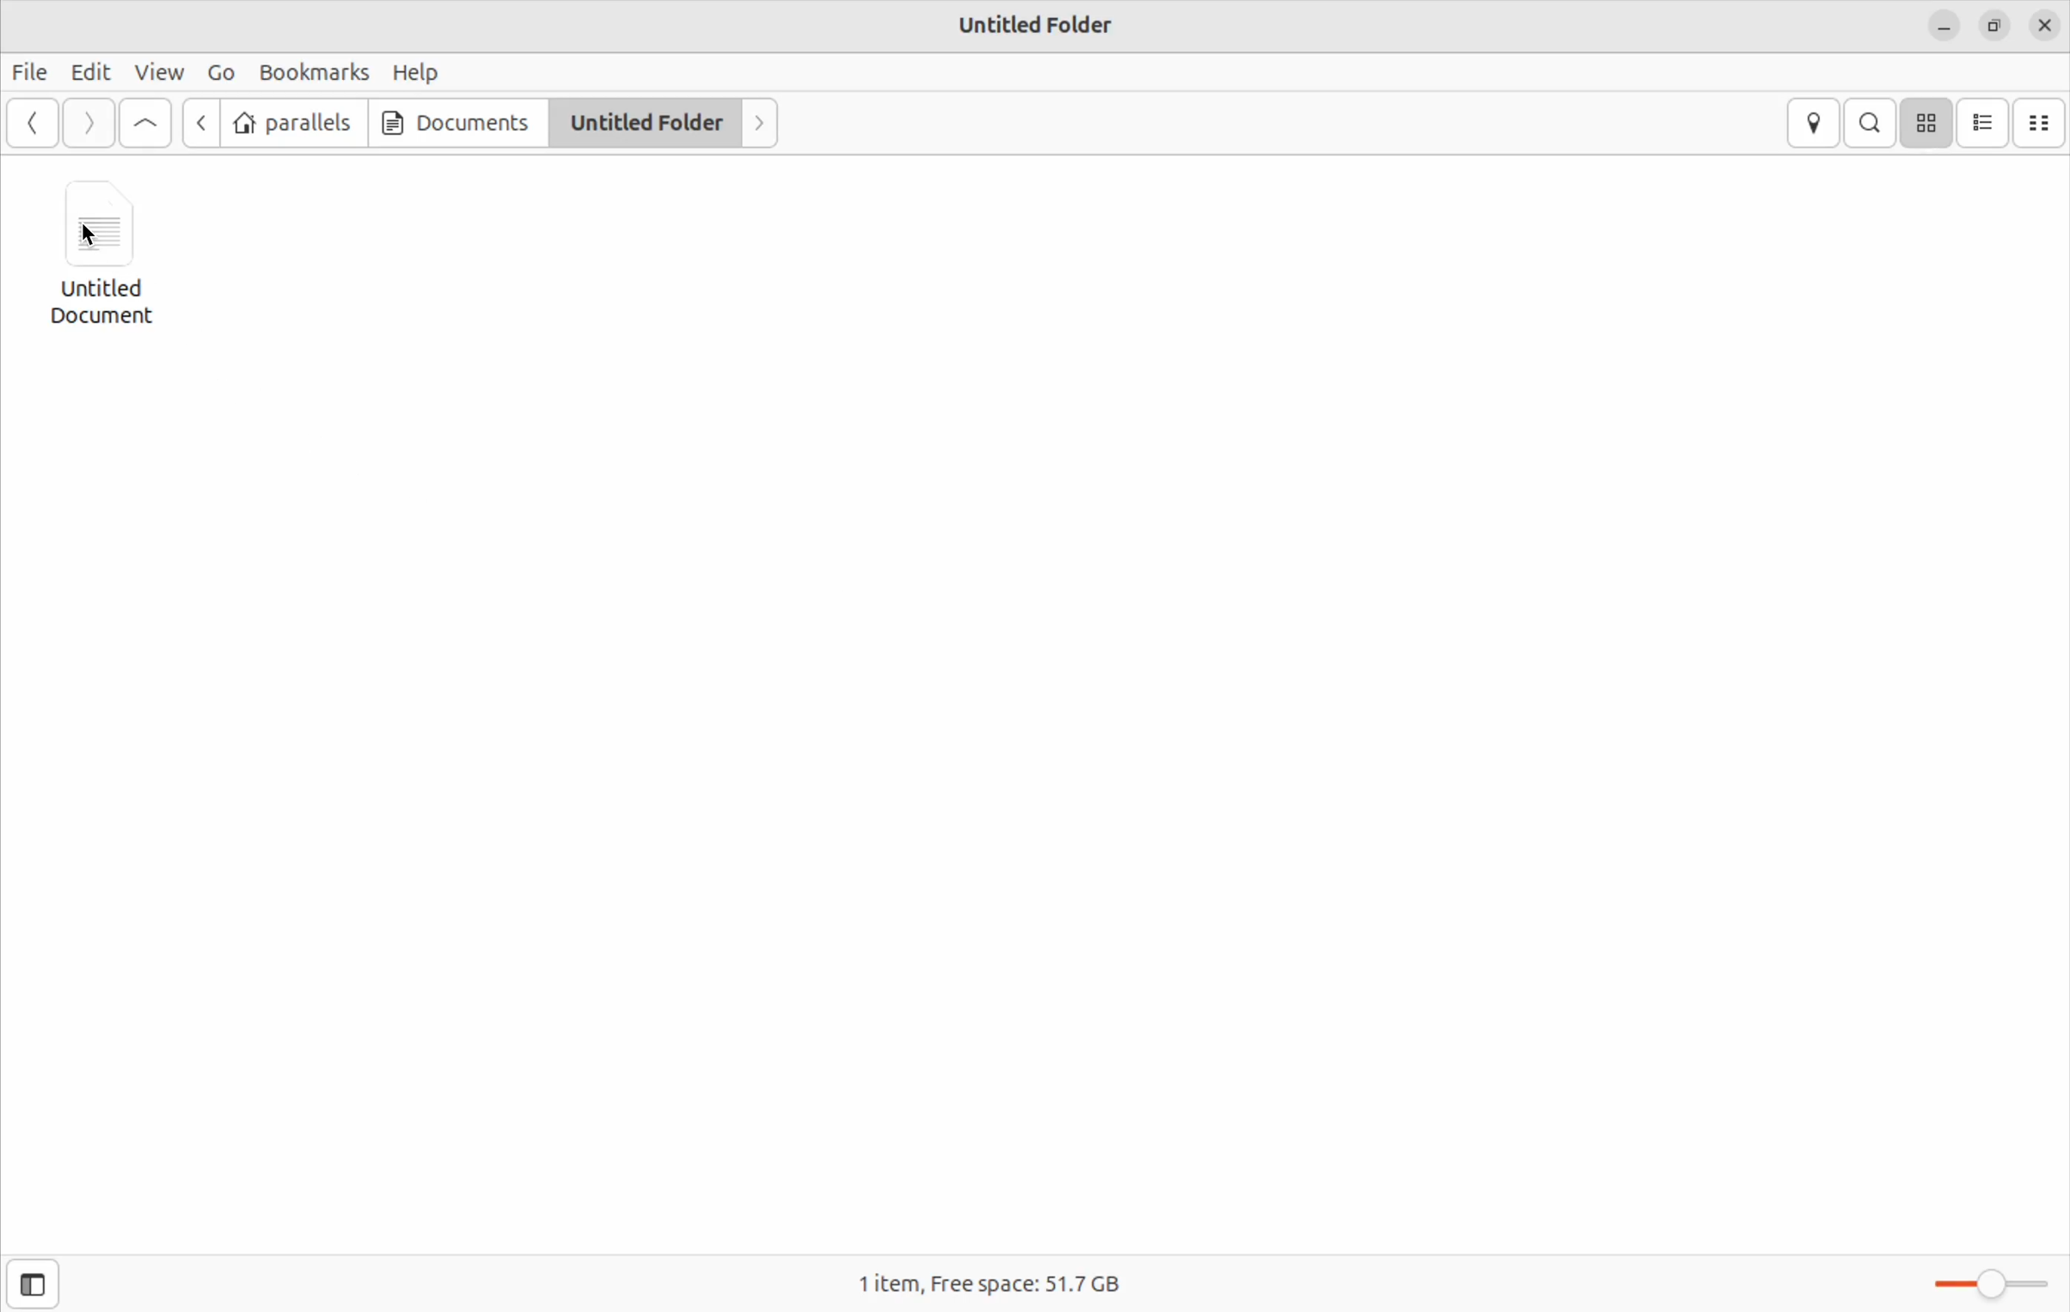  What do you see at coordinates (1929, 122) in the screenshot?
I see `icon view` at bounding box center [1929, 122].